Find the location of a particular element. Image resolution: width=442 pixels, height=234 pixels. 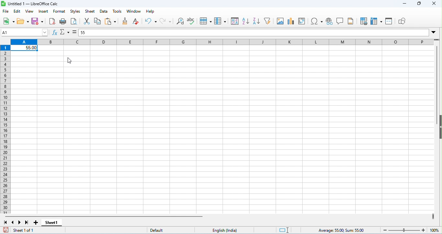

insert image is located at coordinates (281, 21).